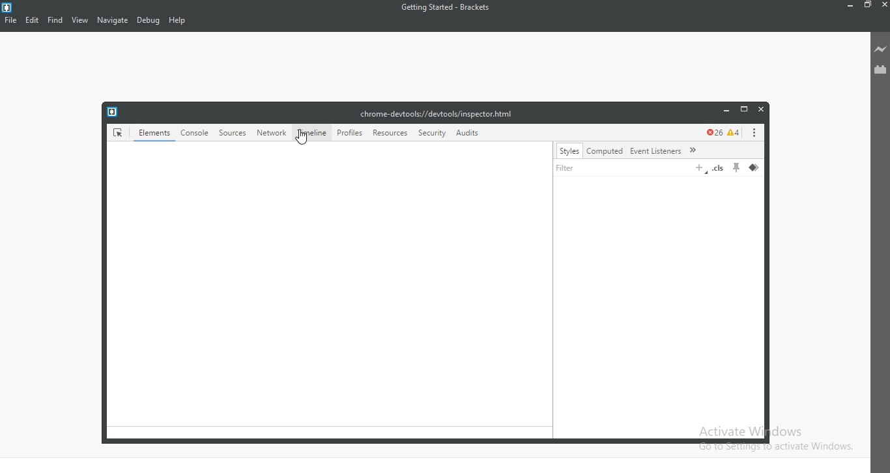  What do you see at coordinates (304, 137) in the screenshot?
I see `cursor on Timeline` at bounding box center [304, 137].